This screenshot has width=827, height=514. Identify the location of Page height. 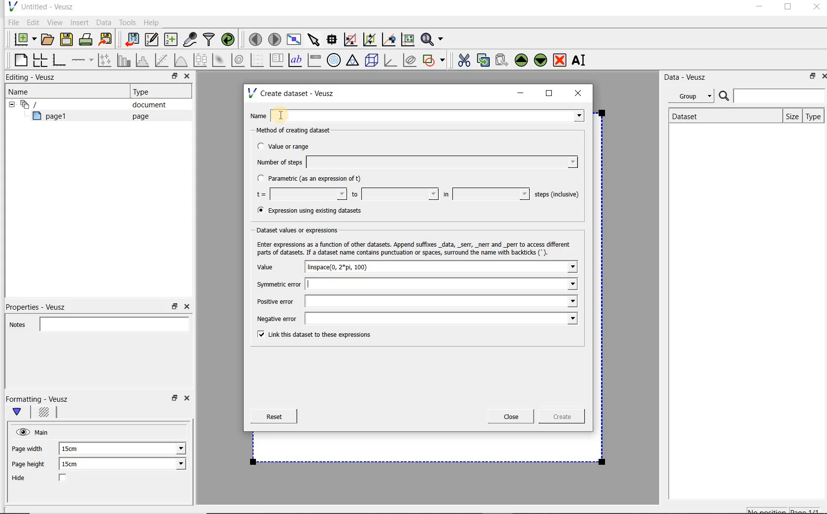
(32, 465).